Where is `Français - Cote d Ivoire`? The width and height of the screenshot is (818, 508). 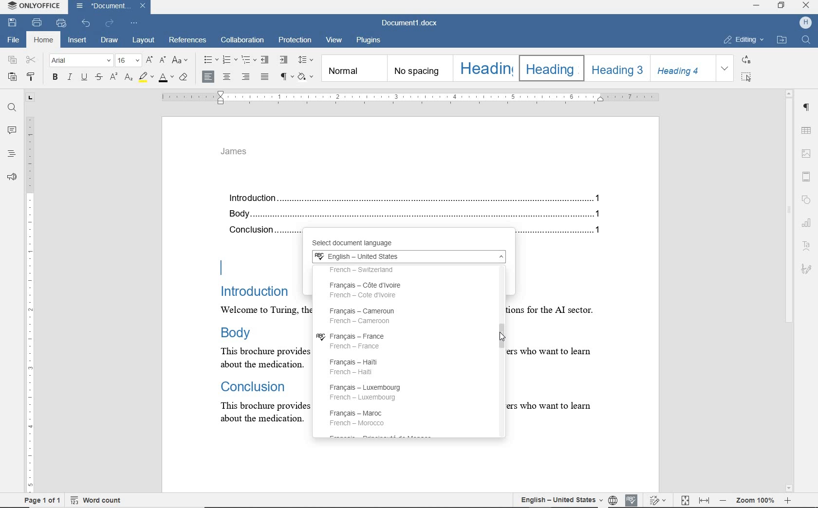 Français - Cote d Ivoire is located at coordinates (374, 290).